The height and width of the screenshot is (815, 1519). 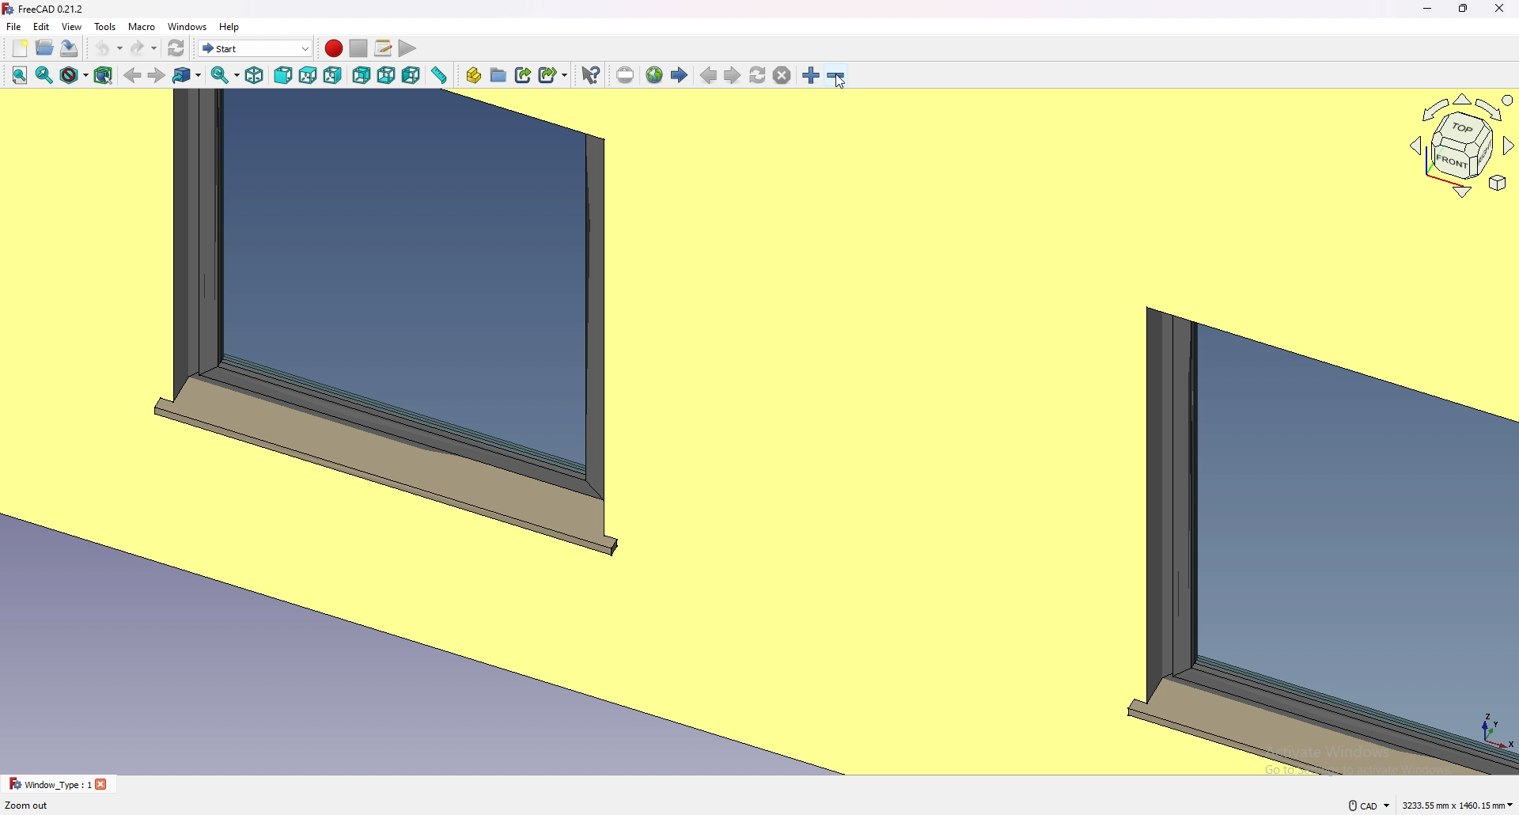 What do you see at coordinates (143, 26) in the screenshot?
I see `macro` at bounding box center [143, 26].